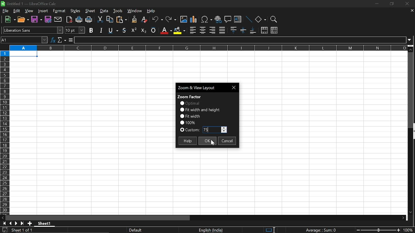 The width and height of the screenshot is (415, 233). What do you see at coordinates (31, 3) in the screenshot?
I see `Current window` at bounding box center [31, 3].